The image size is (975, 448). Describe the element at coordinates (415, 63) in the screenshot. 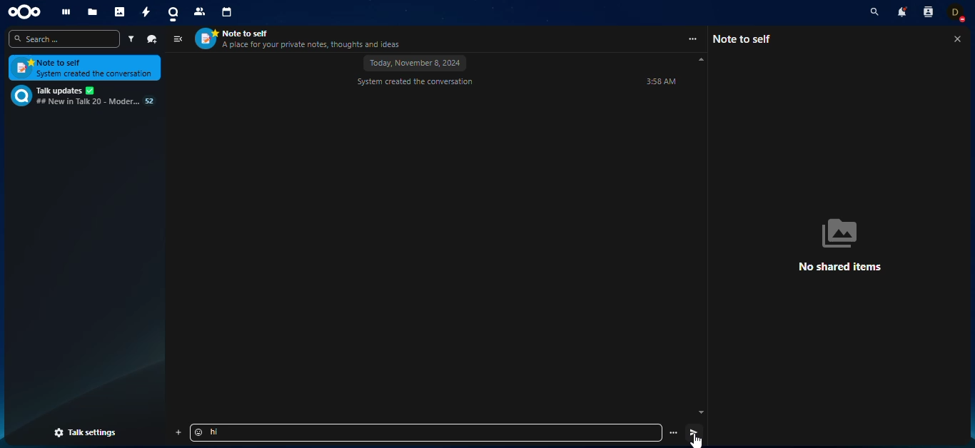

I see `november 8, 2024` at that location.